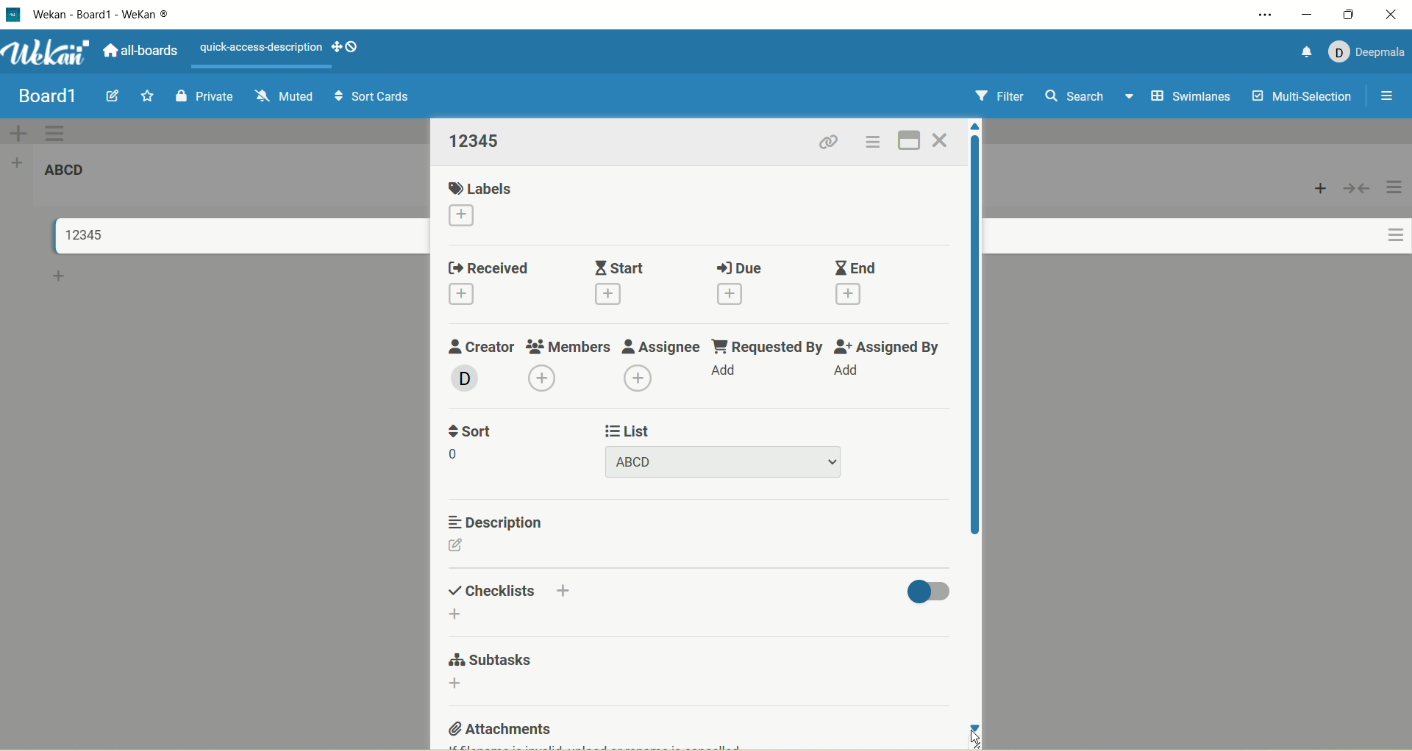 The image size is (1412, 751). What do you see at coordinates (373, 98) in the screenshot?
I see `sort cards` at bounding box center [373, 98].